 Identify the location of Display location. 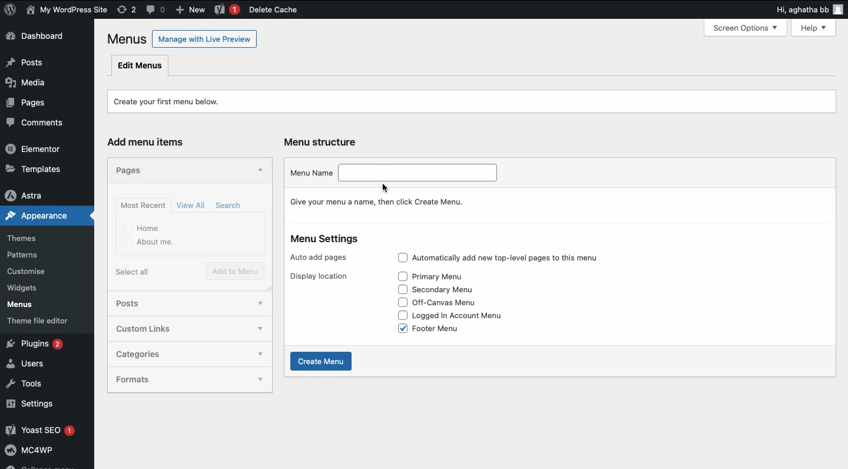
(319, 276).